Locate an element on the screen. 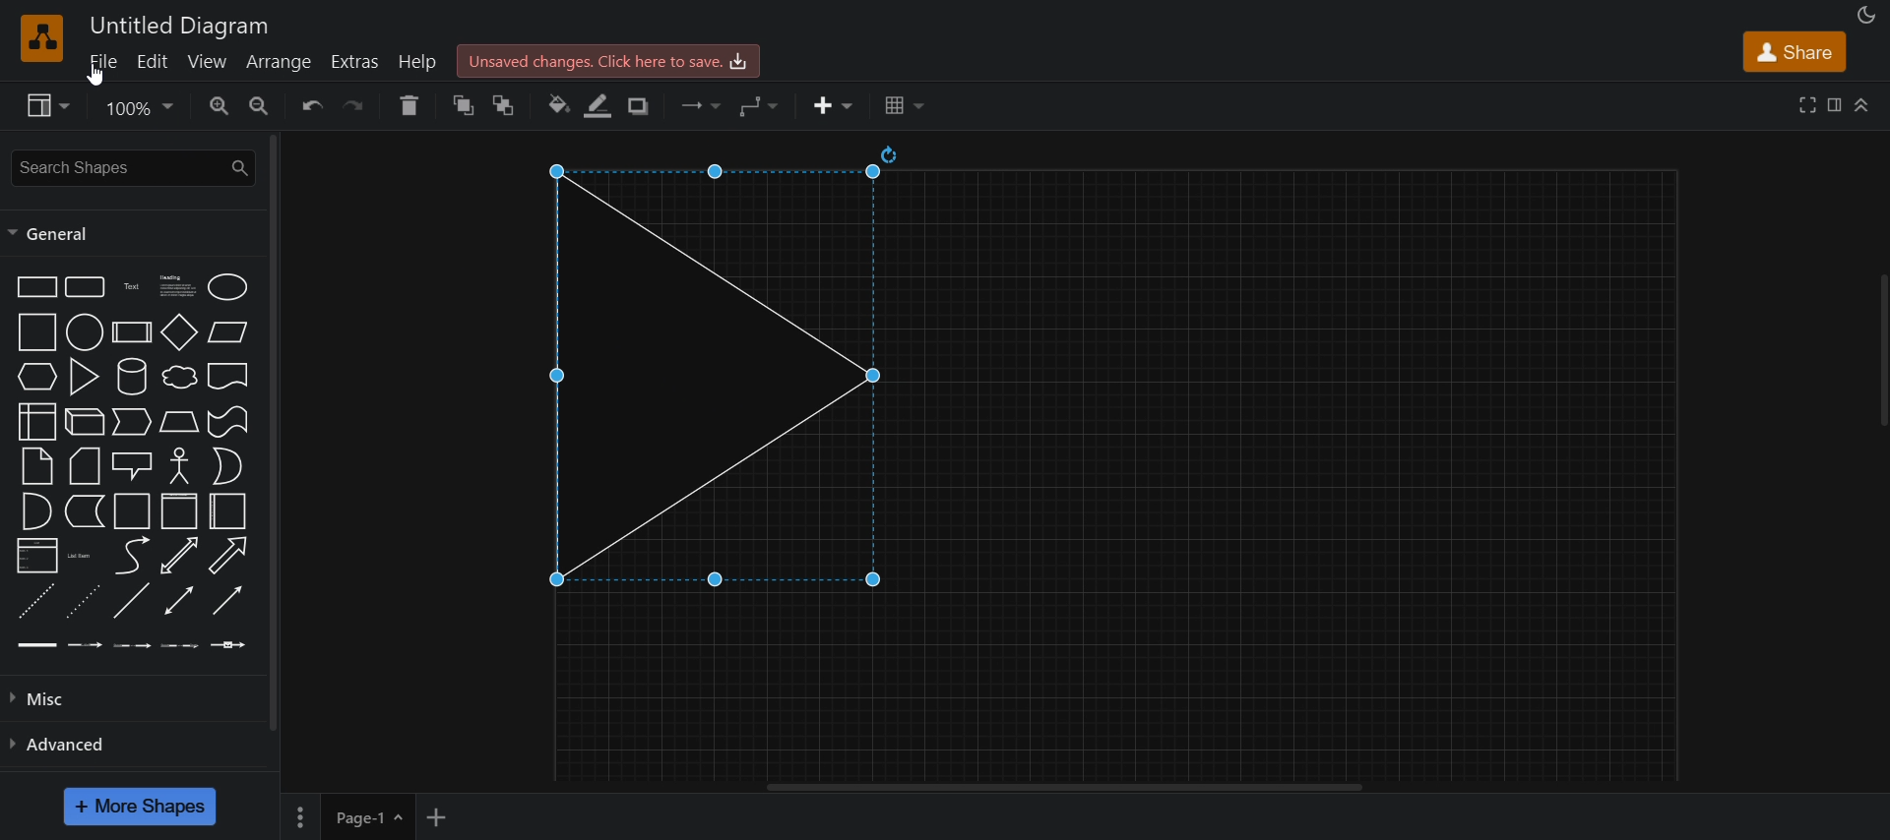 The image size is (1890, 840). container is located at coordinates (177, 511).